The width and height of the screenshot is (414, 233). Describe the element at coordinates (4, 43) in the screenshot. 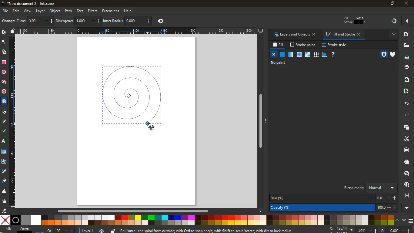

I see `edge` at that location.